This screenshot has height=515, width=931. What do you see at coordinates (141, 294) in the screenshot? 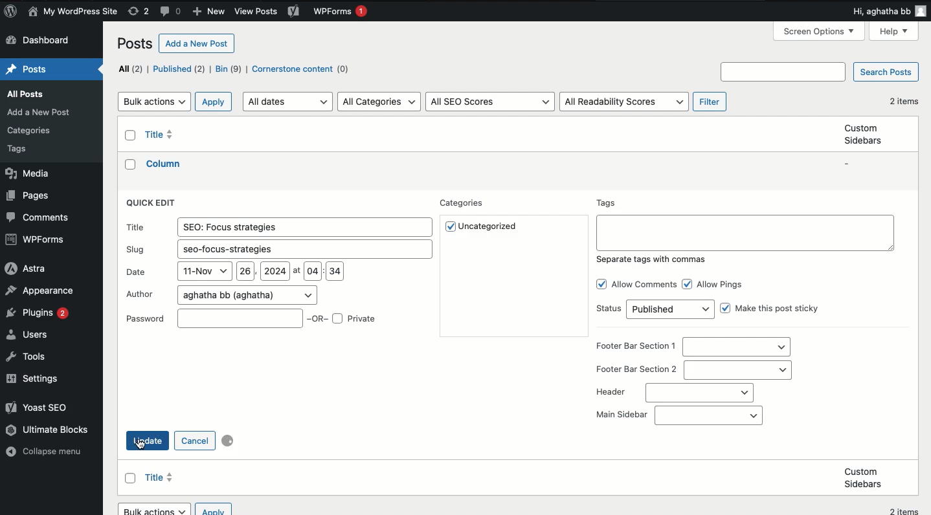
I see `Author` at bounding box center [141, 294].